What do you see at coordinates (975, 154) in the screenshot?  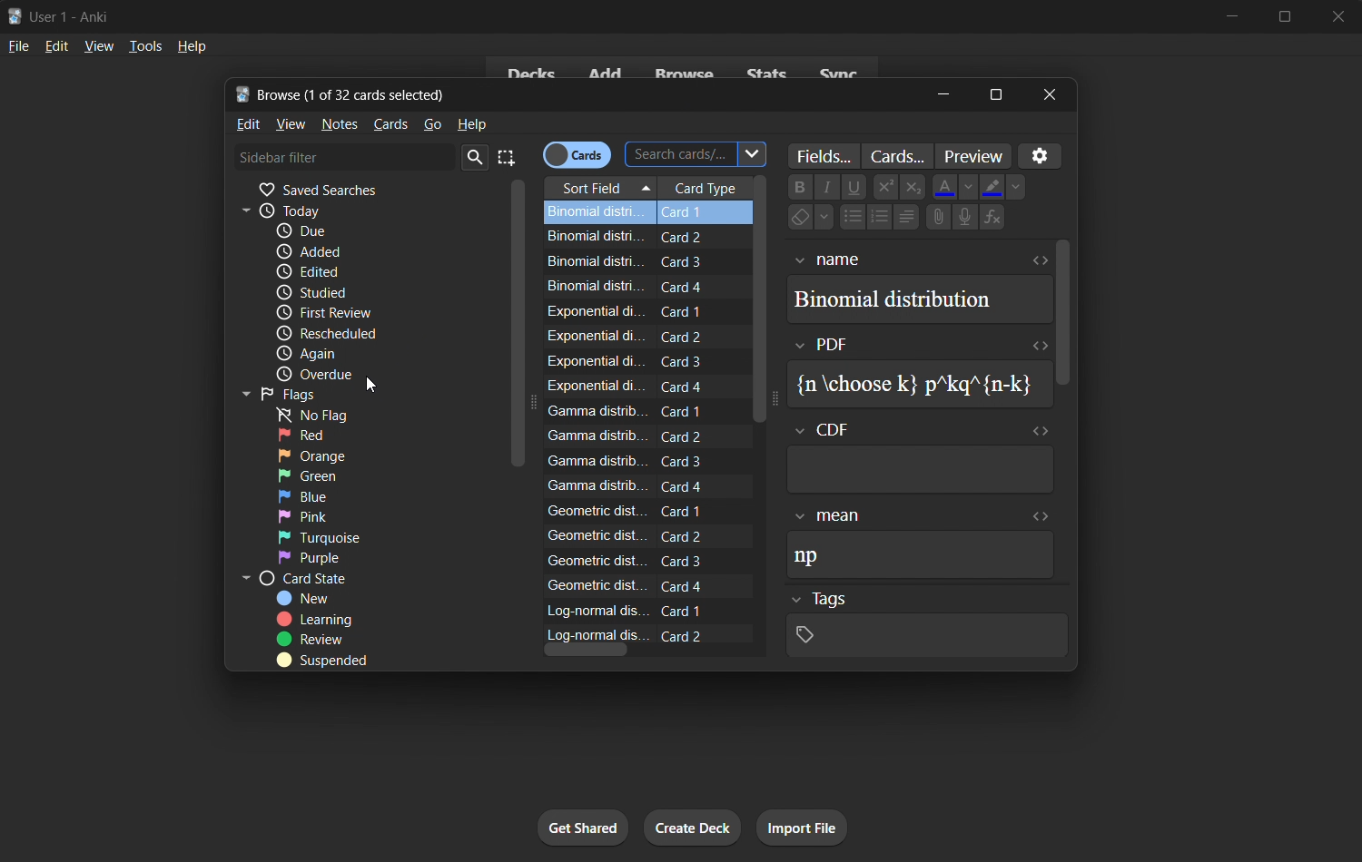 I see `preview selected cards` at bounding box center [975, 154].